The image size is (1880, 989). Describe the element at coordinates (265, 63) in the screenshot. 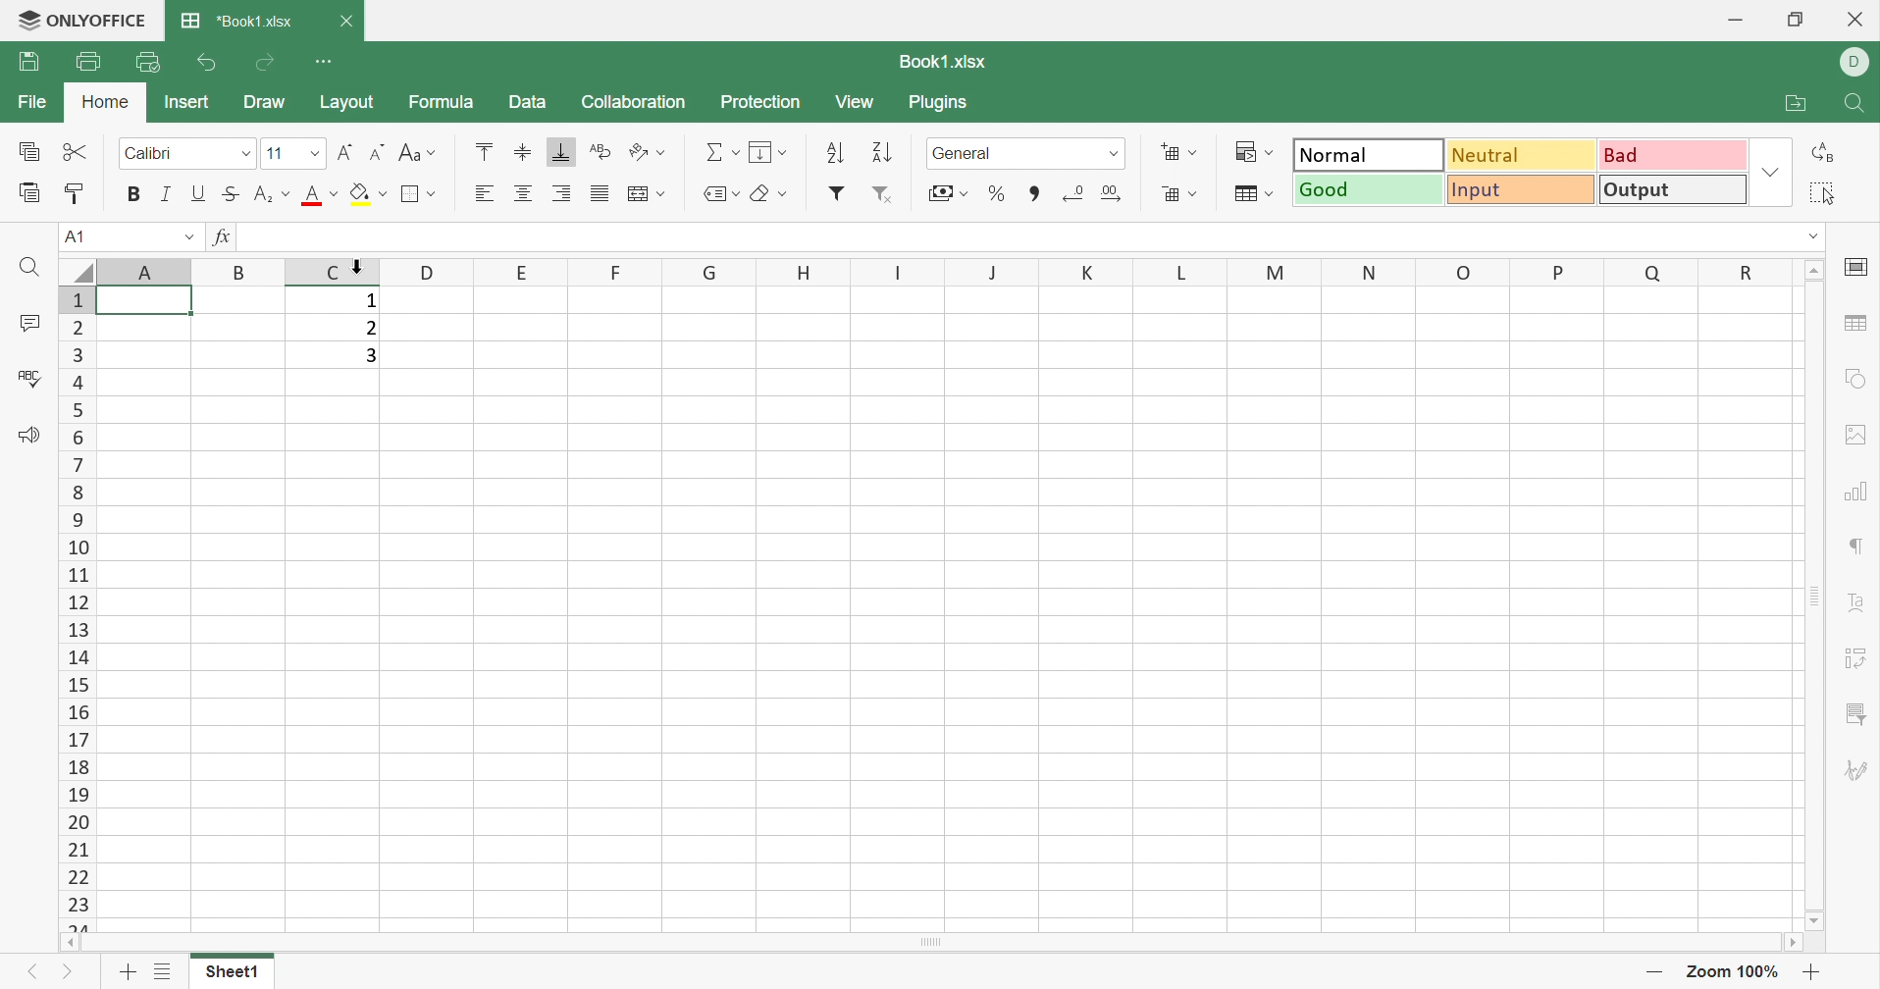

I see `Redo` at that location.